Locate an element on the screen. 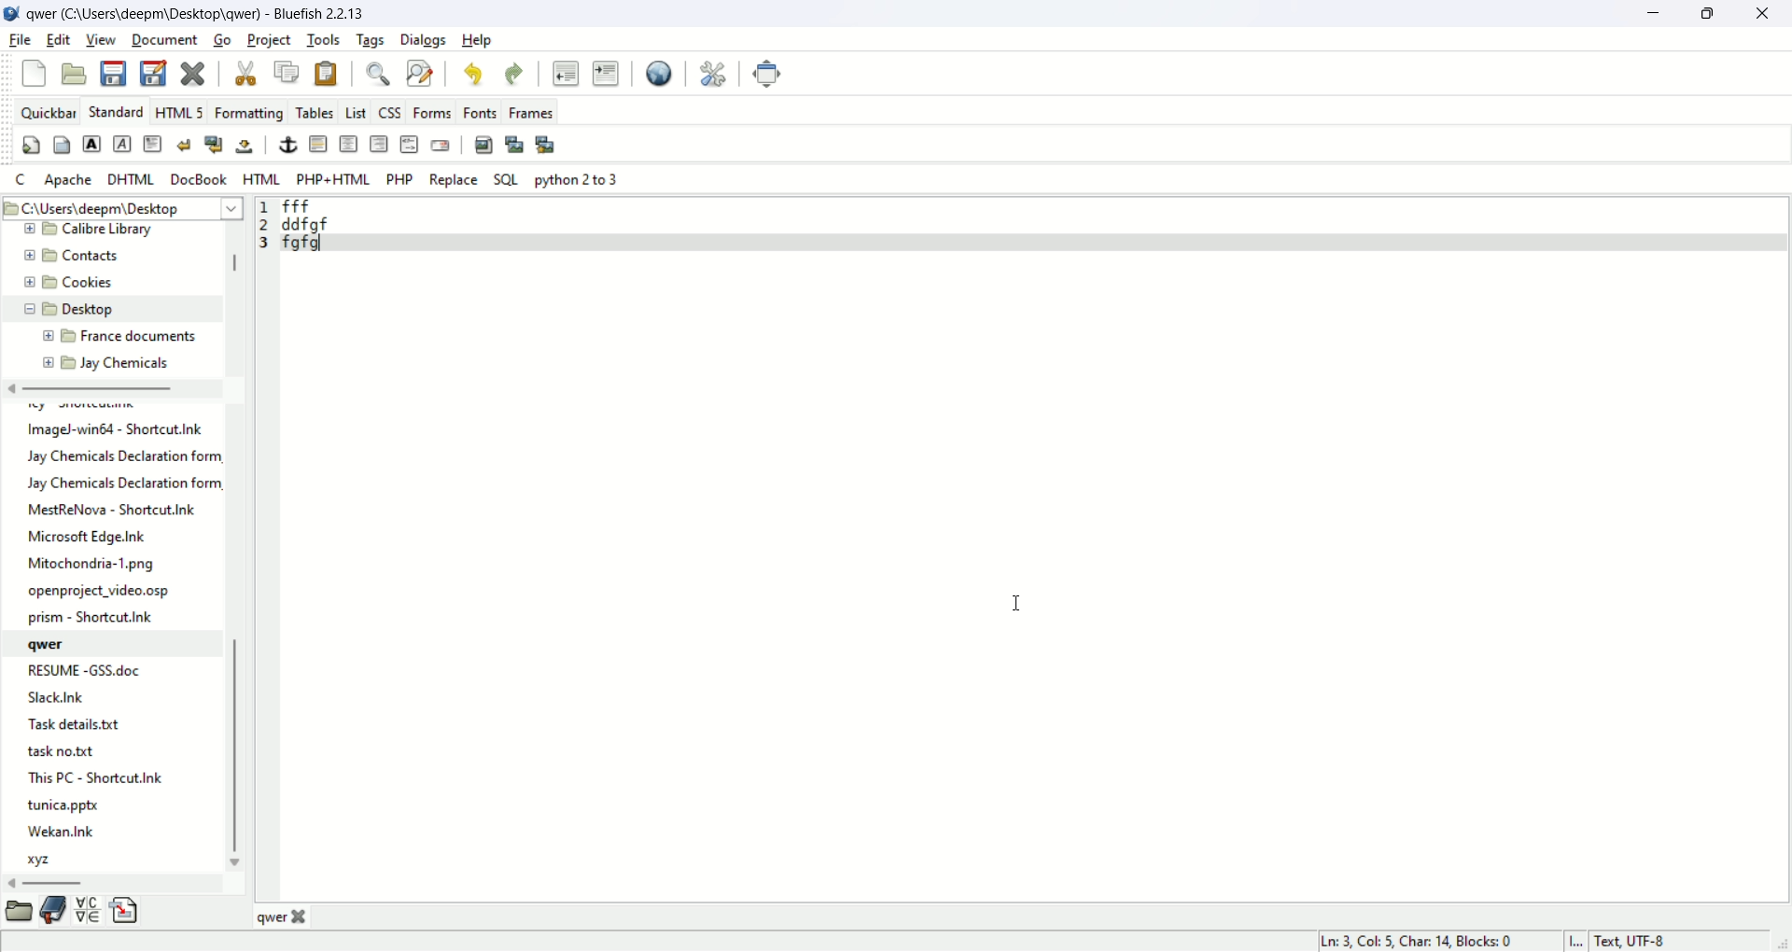 The width and height of the screenshot is (1792, 952). non- breaking space is located at coordinates (245, 147).